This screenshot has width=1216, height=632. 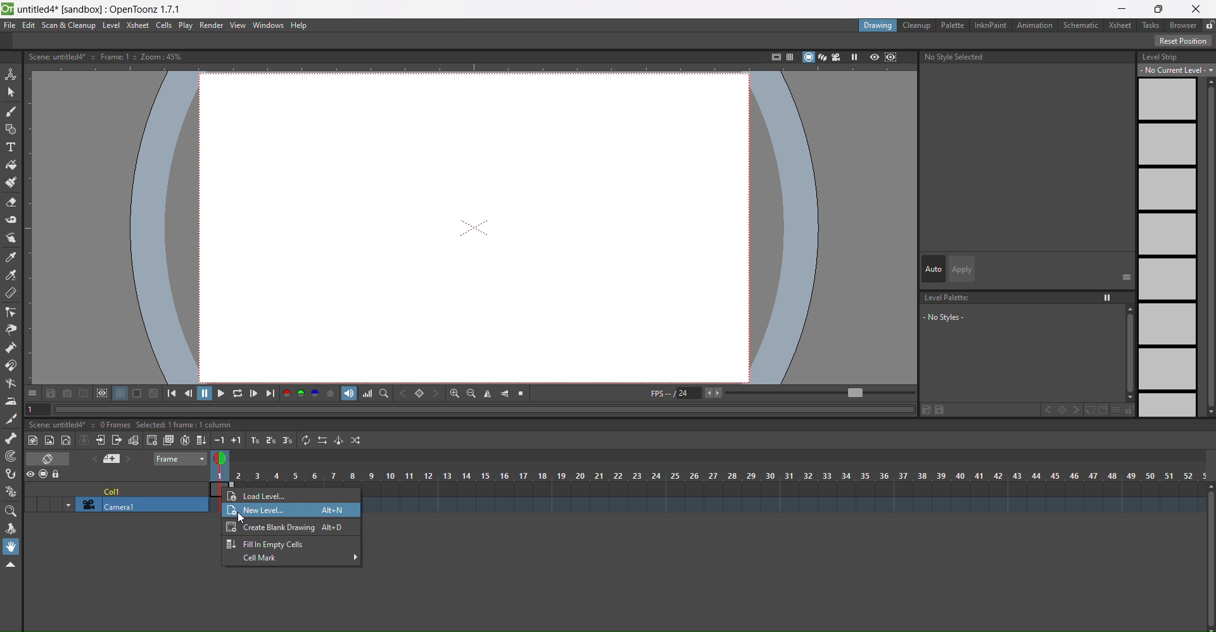 I want to click on set key, so click(x=1061, y=410).